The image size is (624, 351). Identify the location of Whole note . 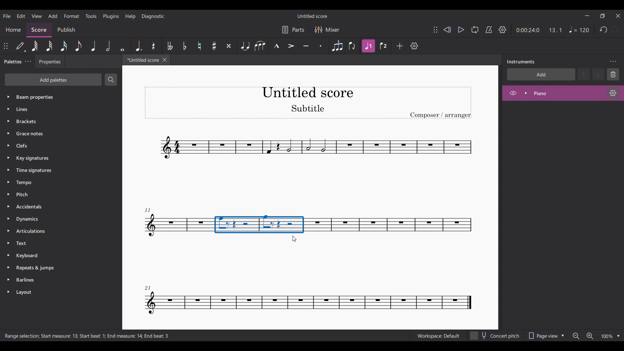
(122, 45).